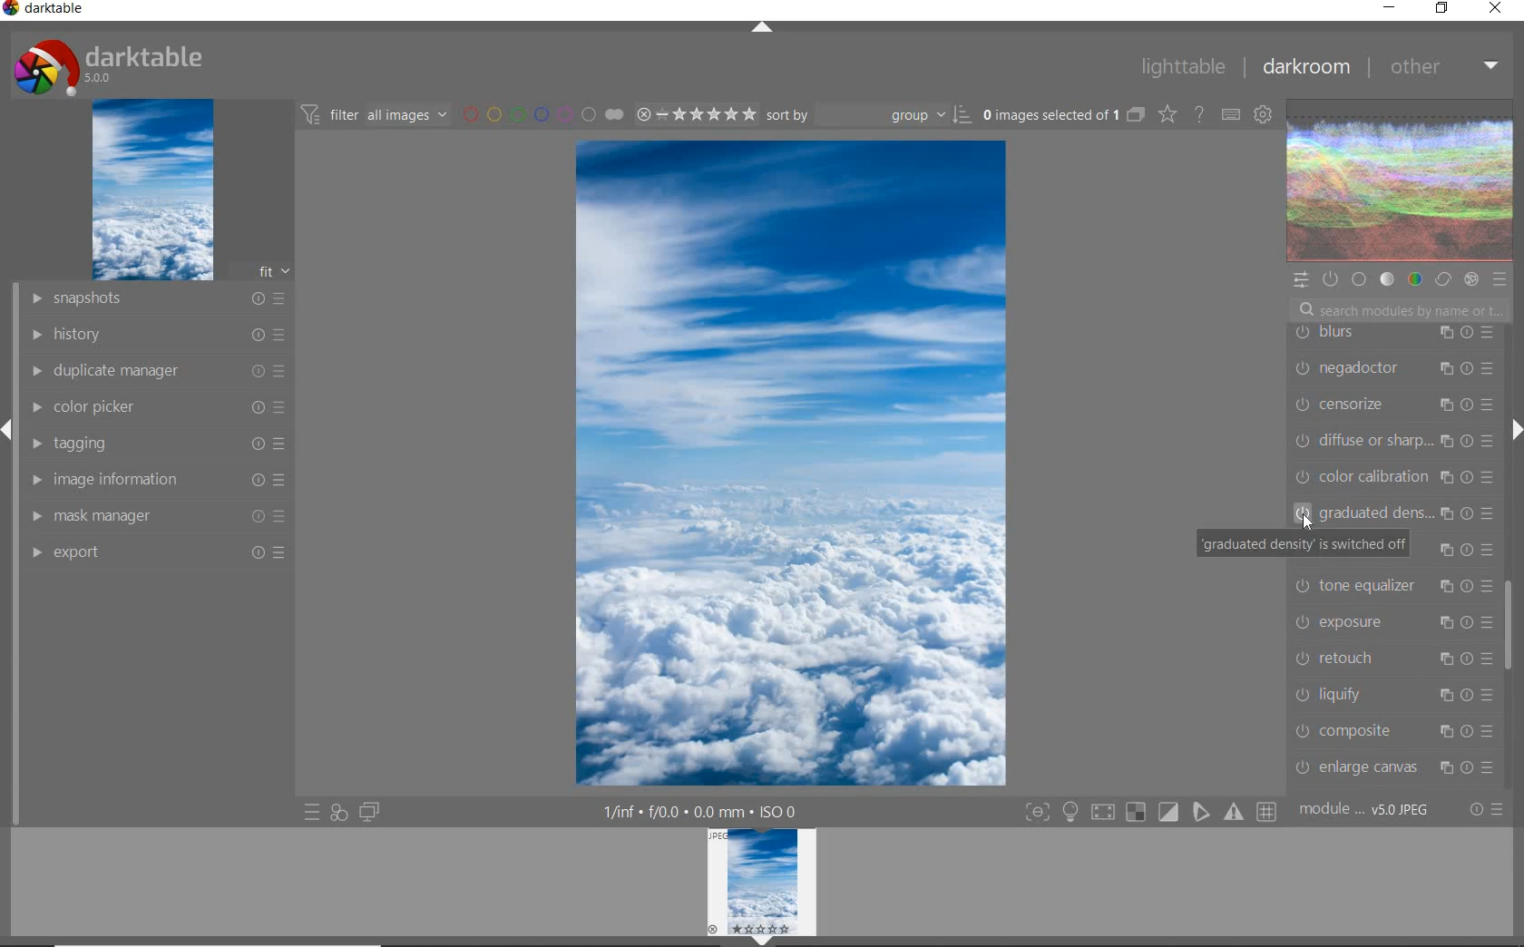 The width and height of the screenshot is (1524, 947). What do you see at coordinates (1392, 767) in the screenshot?
I see `enlarge canvas` at bounding box center [1392, 767].